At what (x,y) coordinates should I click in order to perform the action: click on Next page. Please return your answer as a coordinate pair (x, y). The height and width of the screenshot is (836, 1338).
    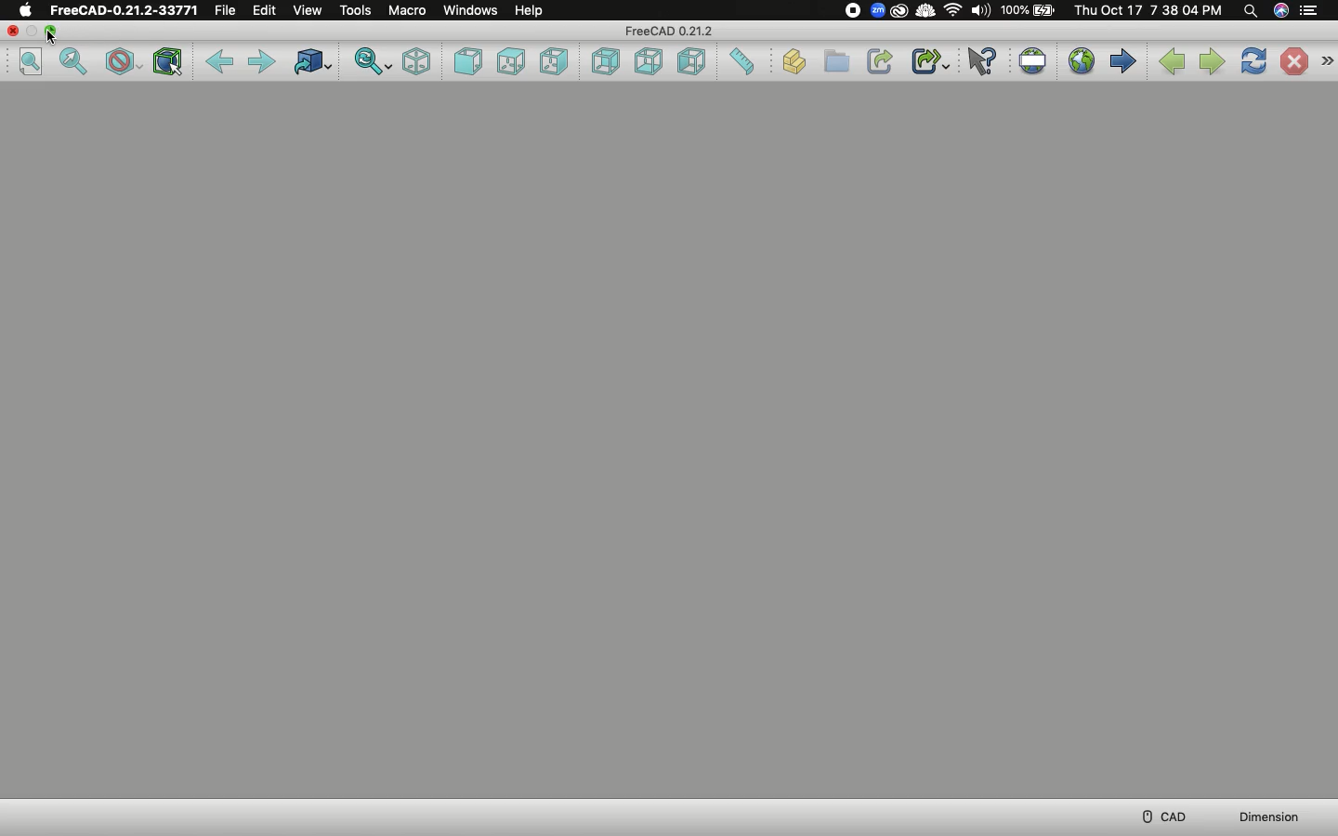
    Looking at the image, I should click on (1212, 61).